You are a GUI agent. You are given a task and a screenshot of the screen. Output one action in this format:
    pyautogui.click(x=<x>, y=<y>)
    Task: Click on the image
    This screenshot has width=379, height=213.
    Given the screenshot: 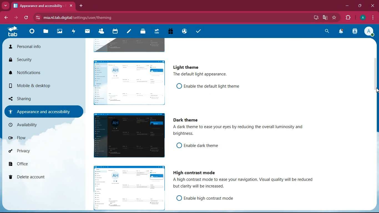 What is the action you would take?
    pyautogui.click(x=128, y=136)
    